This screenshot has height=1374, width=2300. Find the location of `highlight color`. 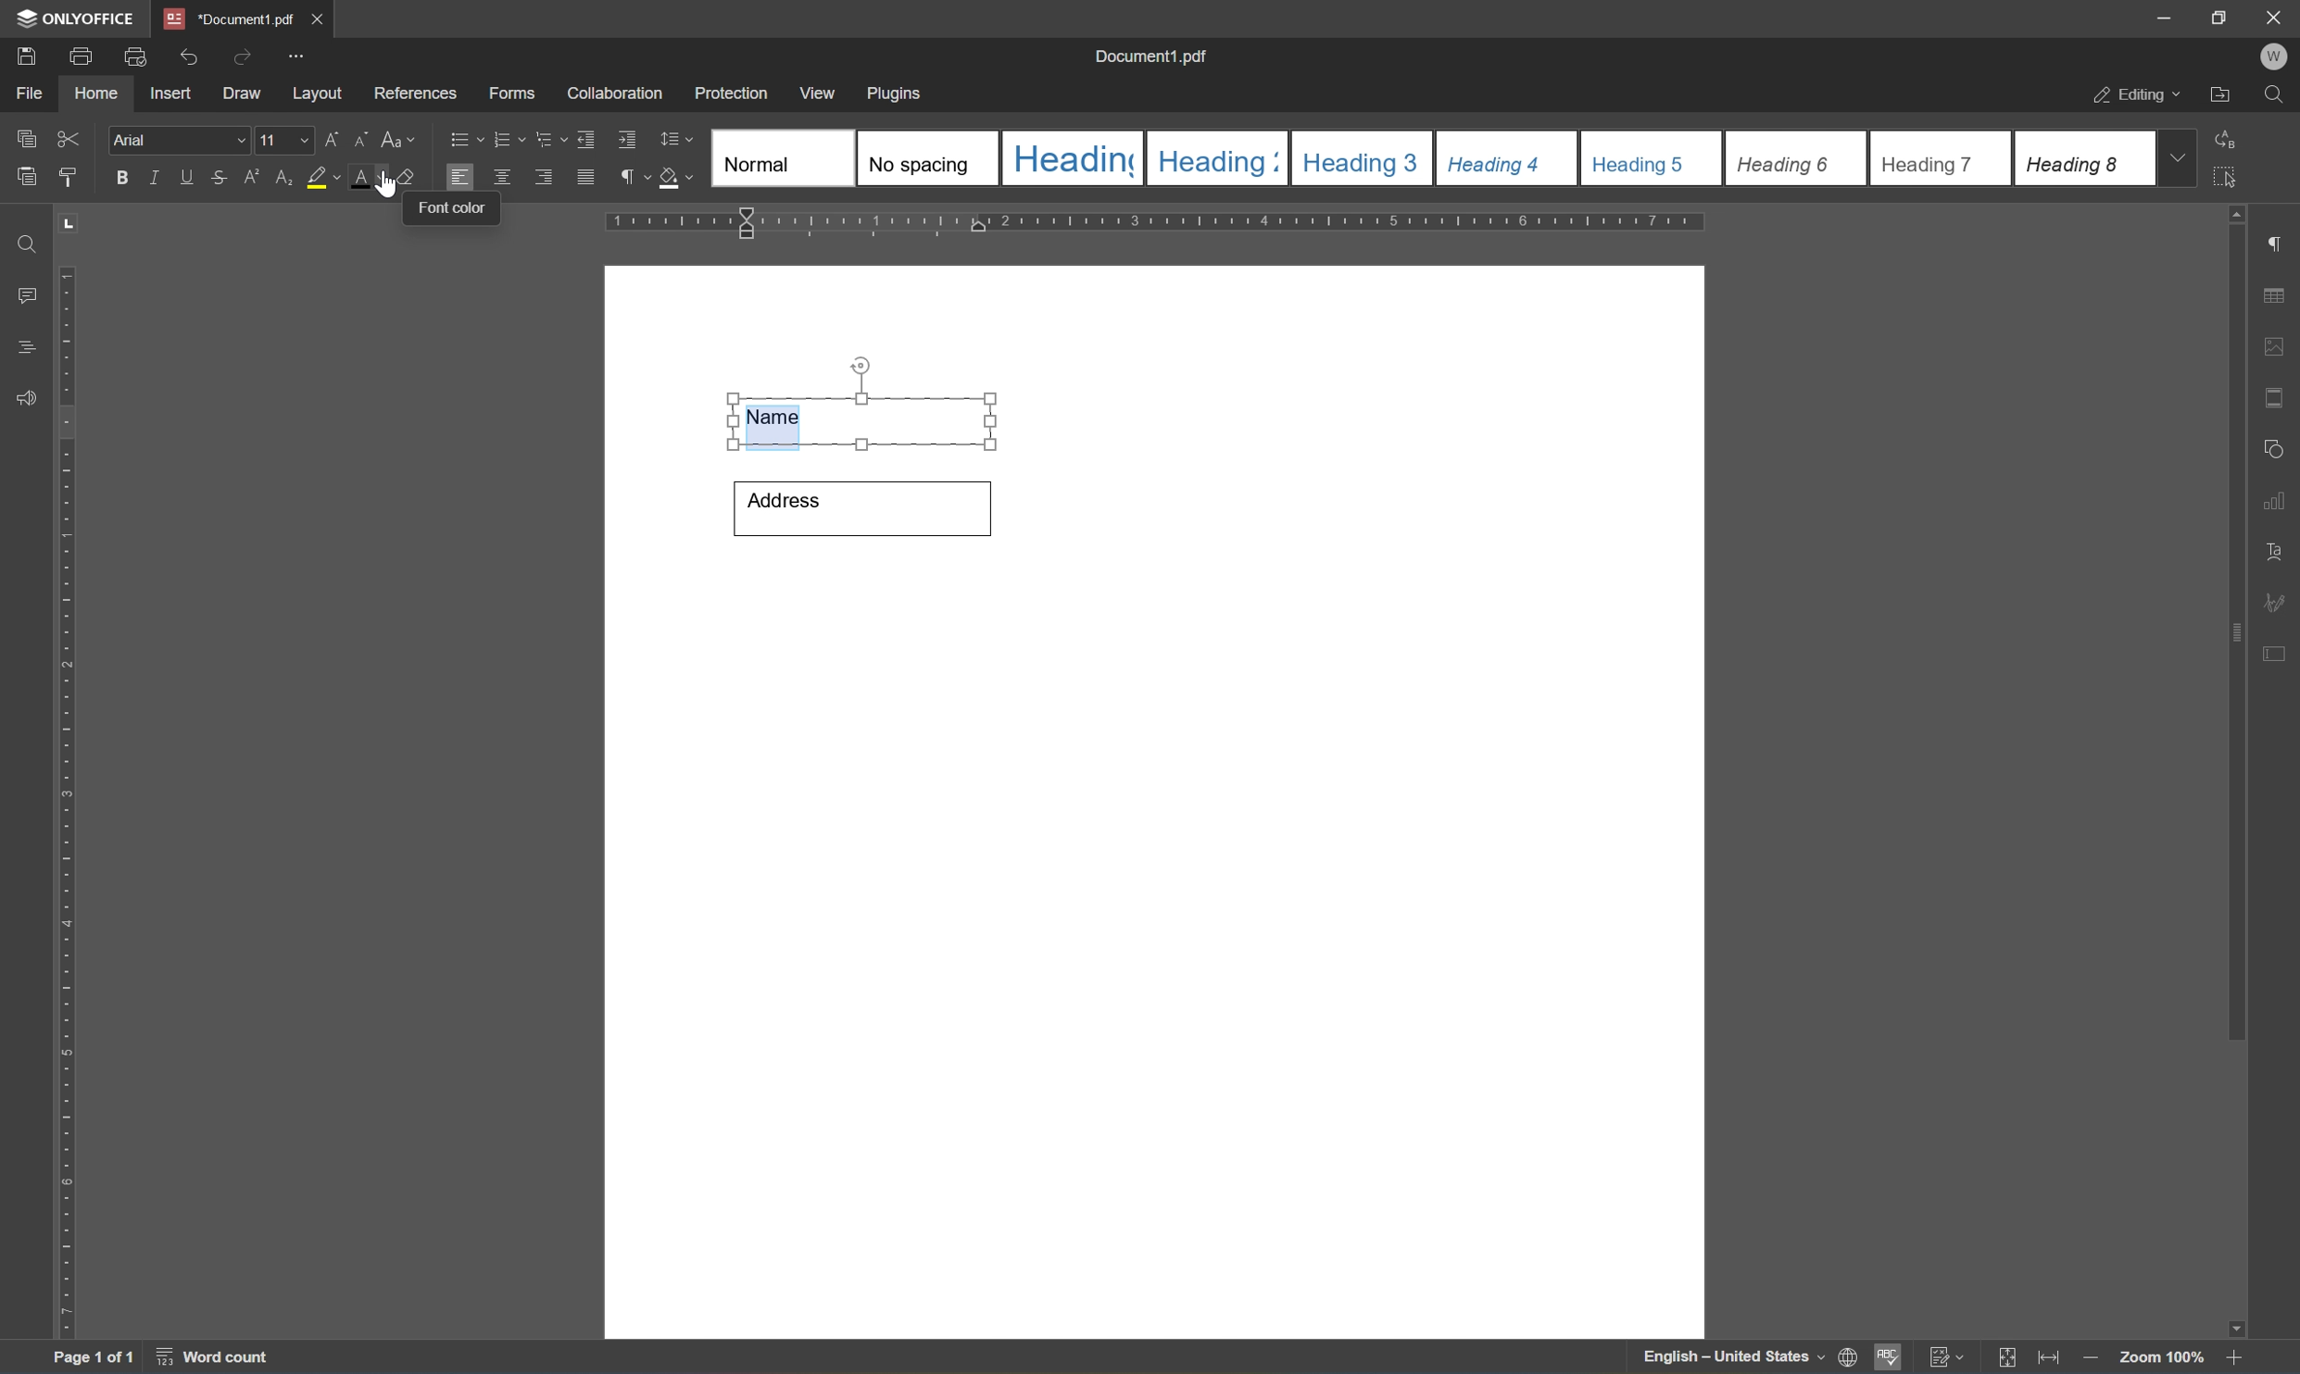

highlight color is located at coordinates (322, 178).